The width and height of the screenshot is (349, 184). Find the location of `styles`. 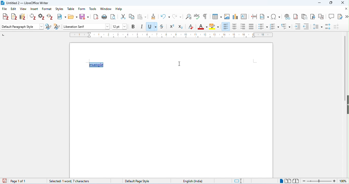

styles is located at coordinates (59, 9).